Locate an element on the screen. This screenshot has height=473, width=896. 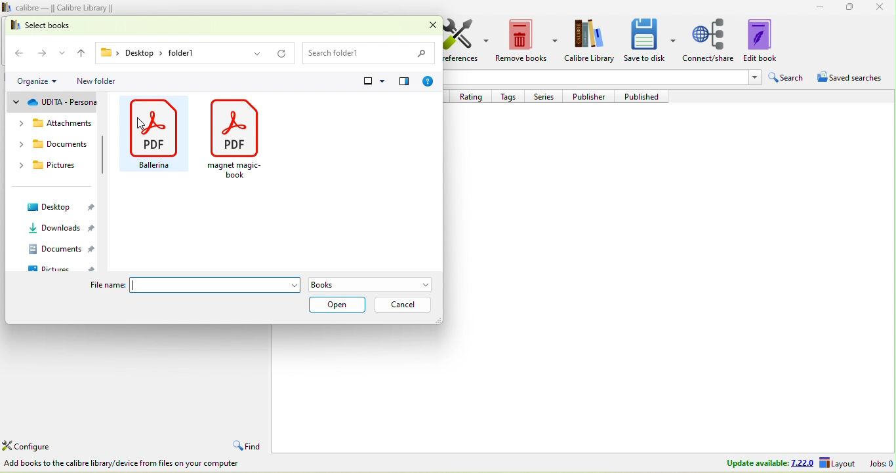
back to the pc is located at coordinates (20, 50).